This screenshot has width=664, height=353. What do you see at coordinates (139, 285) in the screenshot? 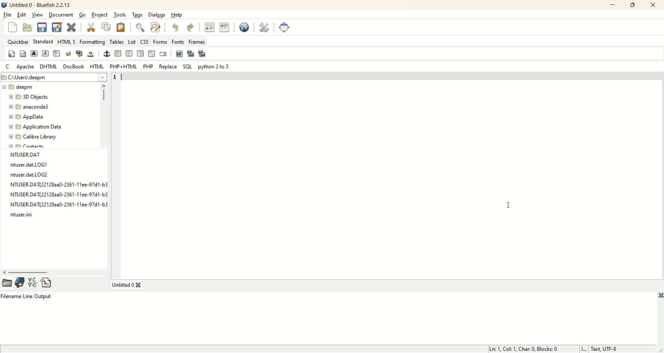
I see `close` at bounding box center [139, 285].